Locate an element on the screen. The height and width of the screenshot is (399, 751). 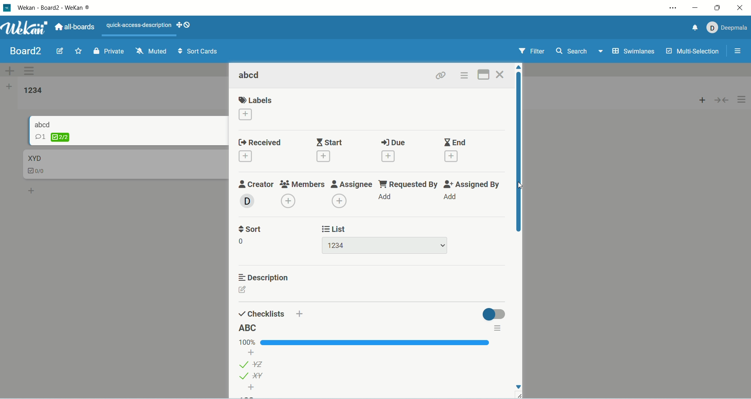
add is located at coordinates (245, 156).